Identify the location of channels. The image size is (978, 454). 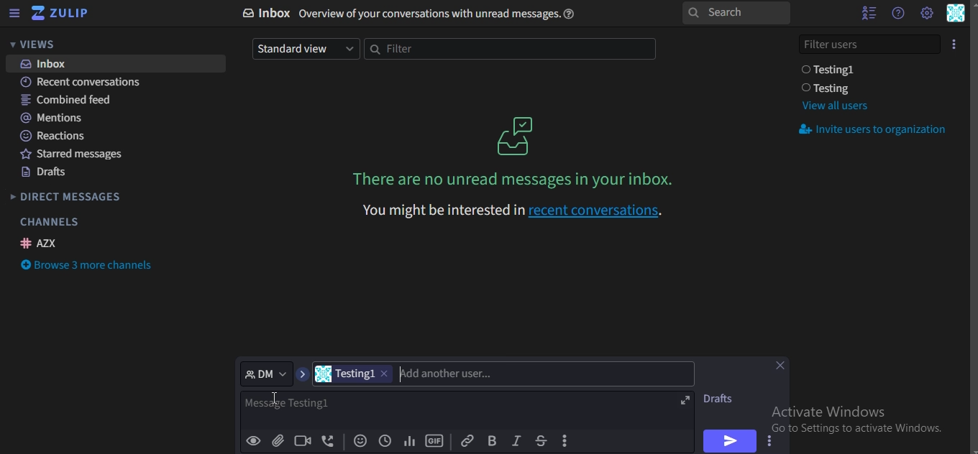
(49, 222).